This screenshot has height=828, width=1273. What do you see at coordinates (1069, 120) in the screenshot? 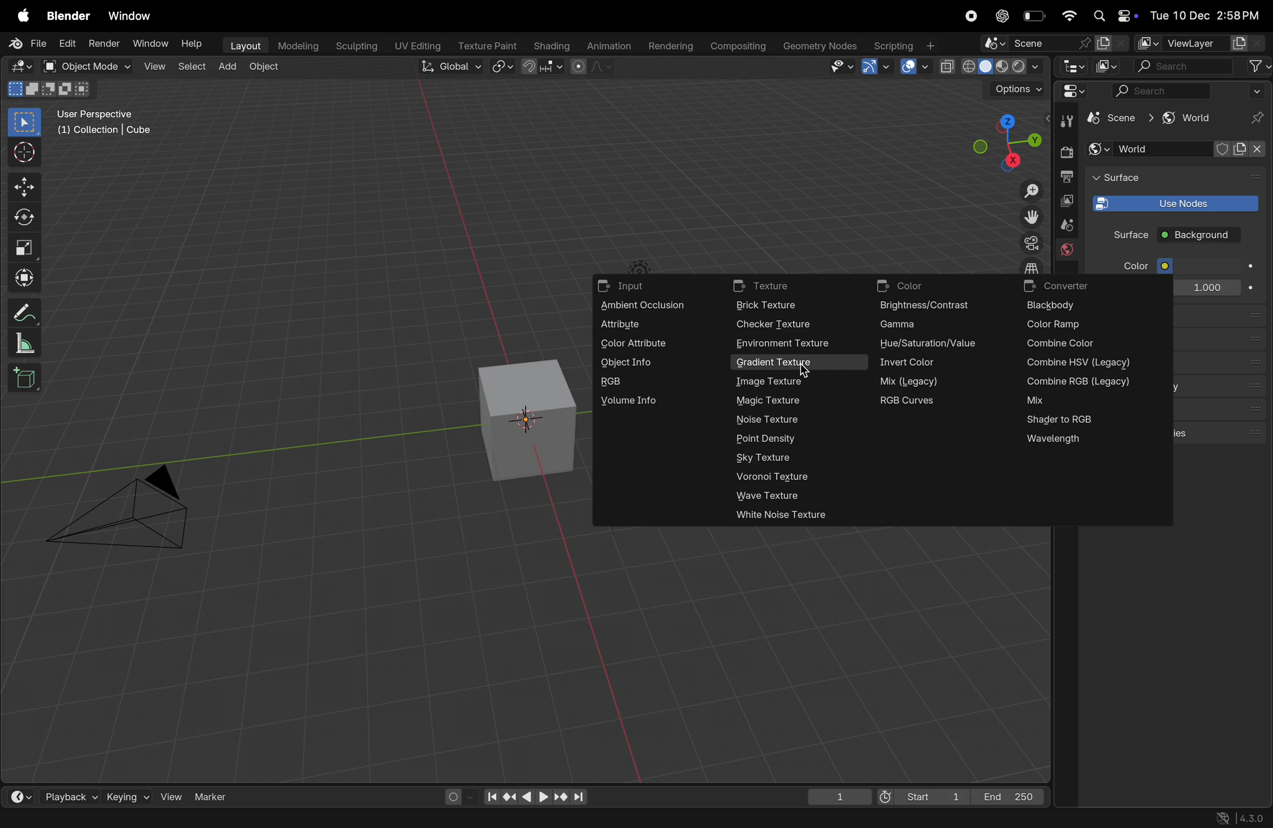
I see `Tool` at bounding box center [1069, 120].